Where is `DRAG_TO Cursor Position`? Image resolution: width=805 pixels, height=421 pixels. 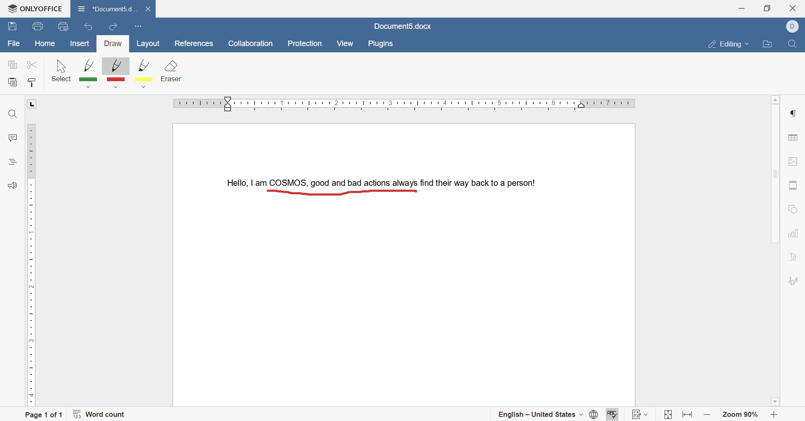
DRAG_TO Cursor Position is located at coordinates (415, 193).